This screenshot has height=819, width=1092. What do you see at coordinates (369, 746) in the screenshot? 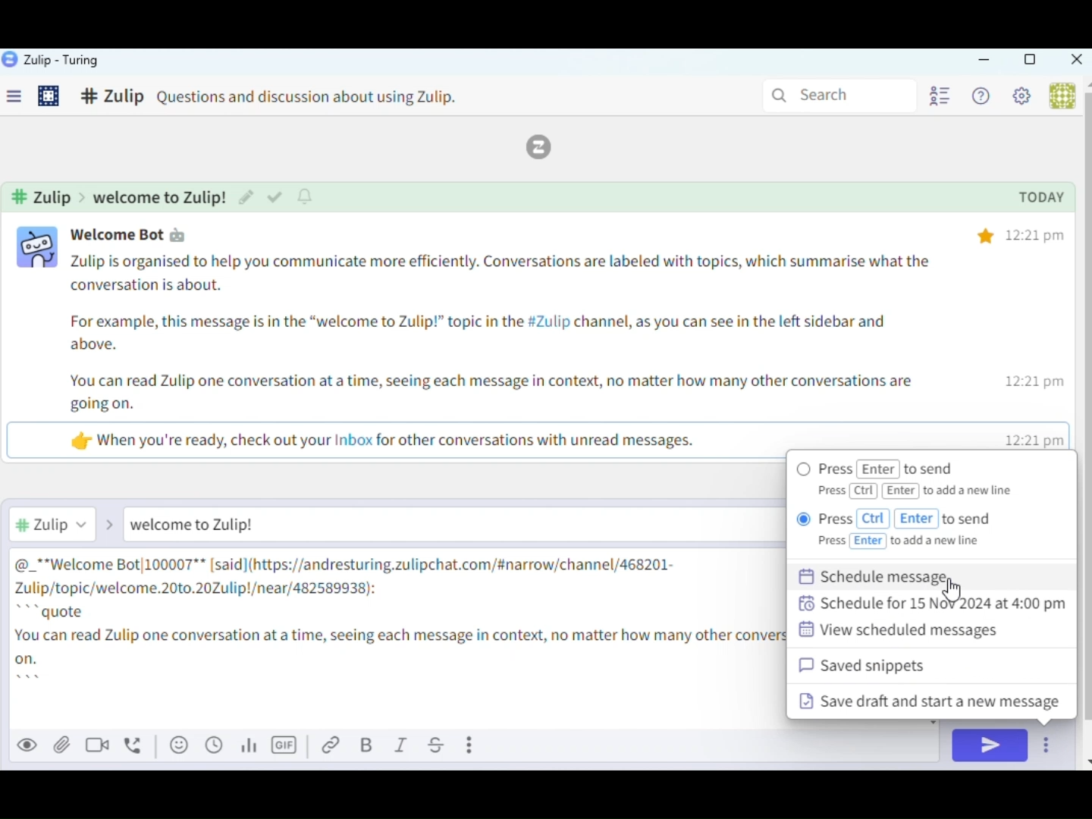
I see `Bold` at bounding box center [369, 746].